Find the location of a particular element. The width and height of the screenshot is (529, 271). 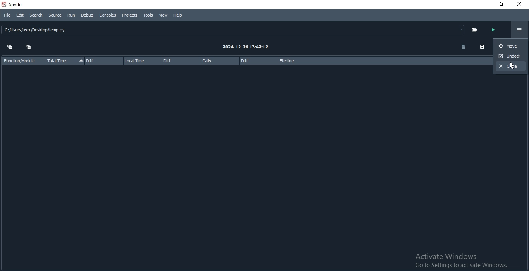

View is located at coordinates (163, 15).